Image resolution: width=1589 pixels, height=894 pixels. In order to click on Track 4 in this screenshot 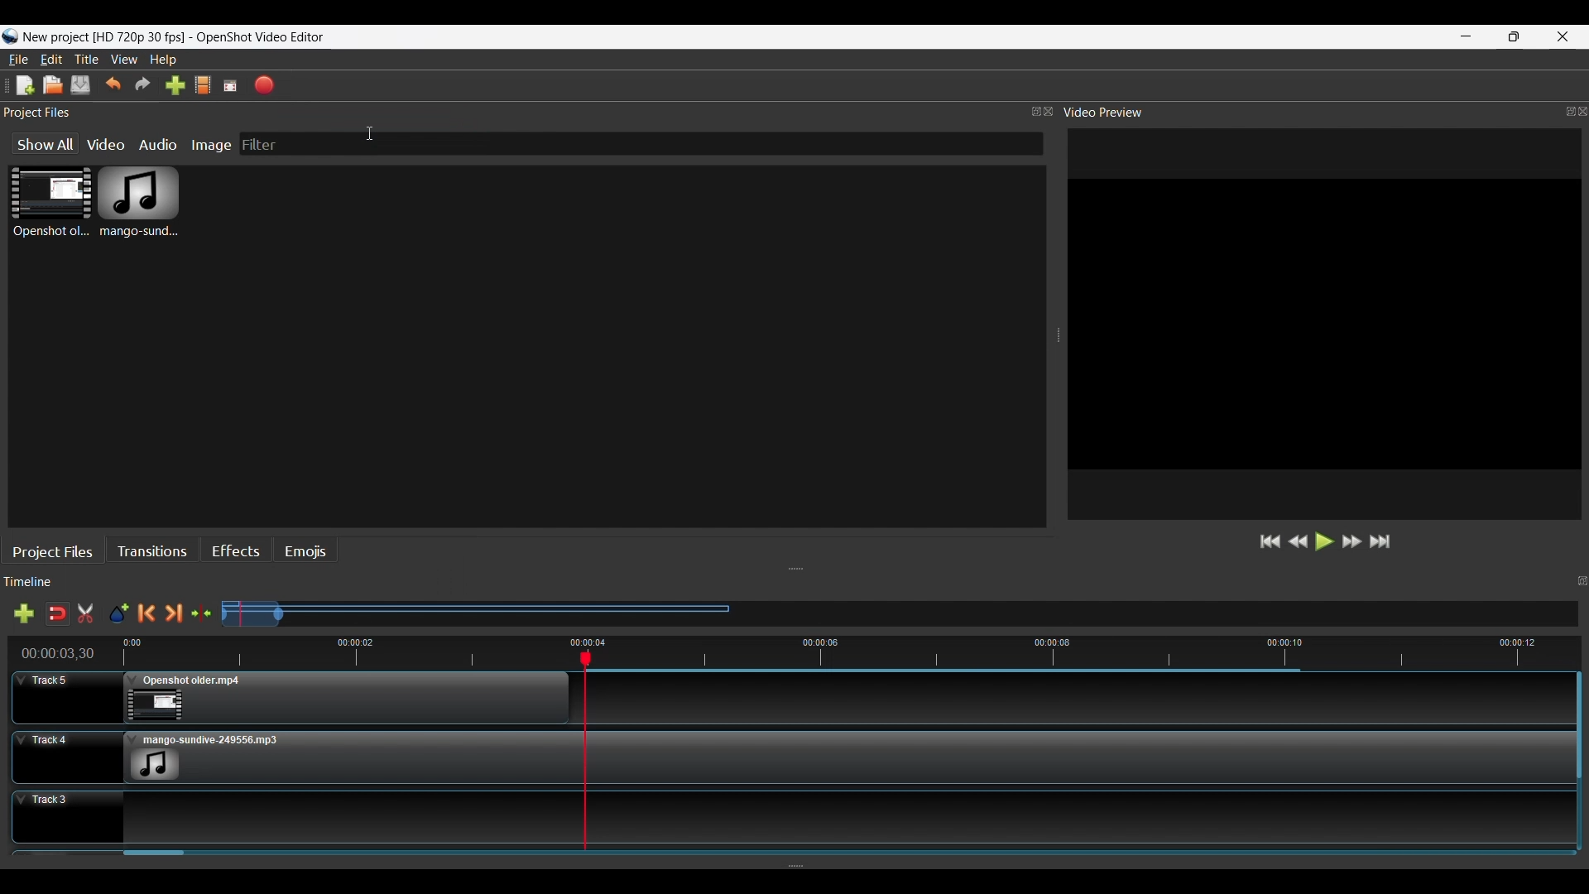, I will do `click(283, 752)`.